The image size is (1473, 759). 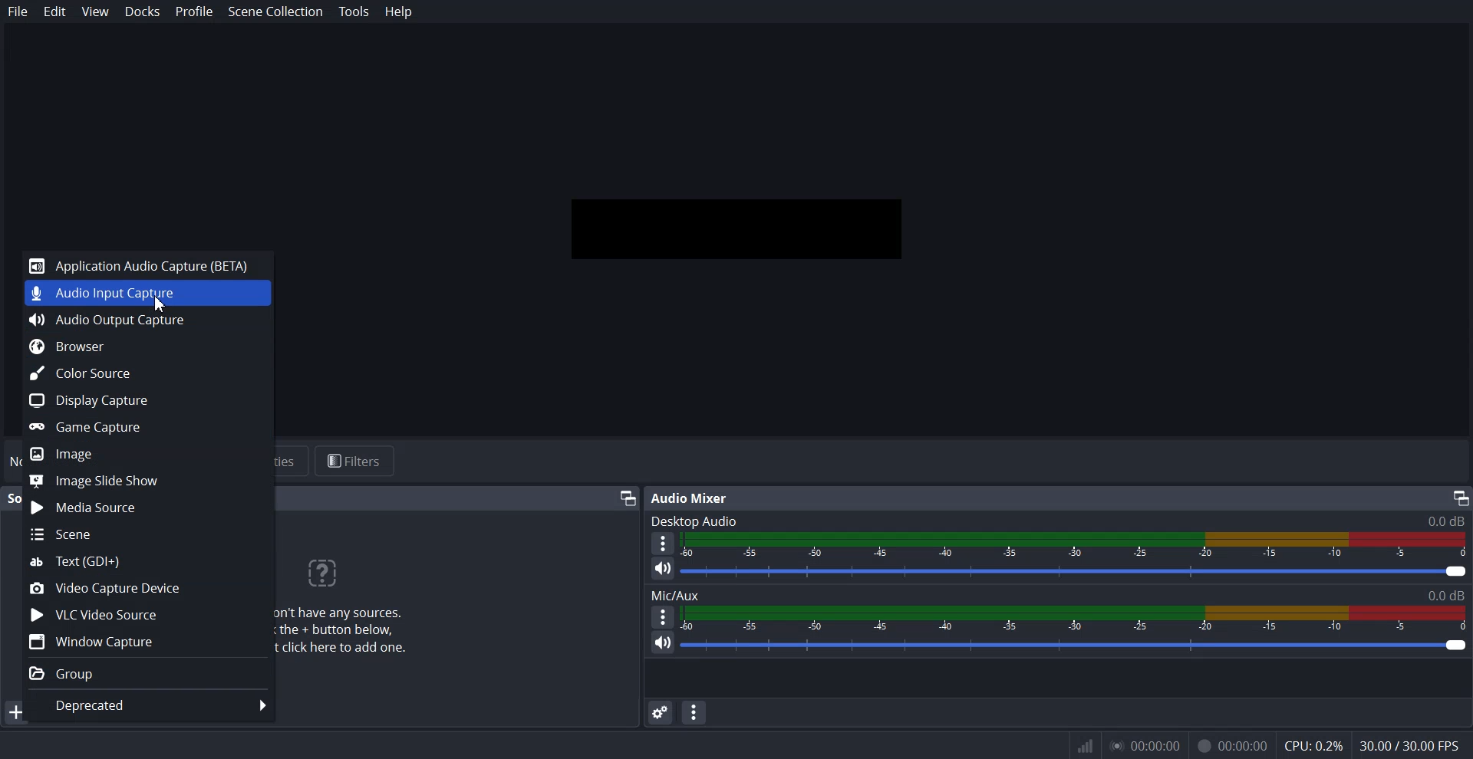 I want to click on Maximize, so click(x=1461, y=498).